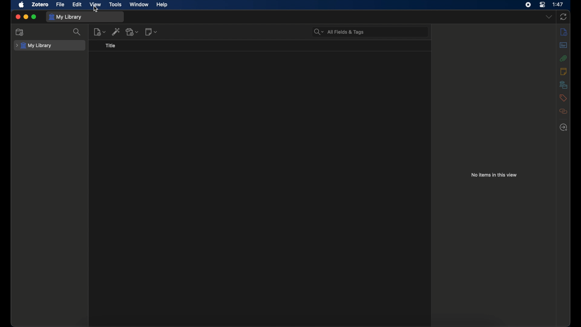 The height and width of the screenshot is (327, 581). Describe the element at coordinates (542, 5) in the screenshot. I see `control center` at that location.